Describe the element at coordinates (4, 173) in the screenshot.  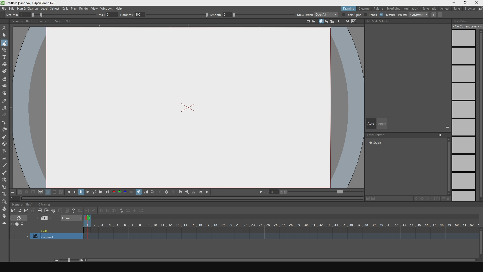
I see `scheleton` at that location.